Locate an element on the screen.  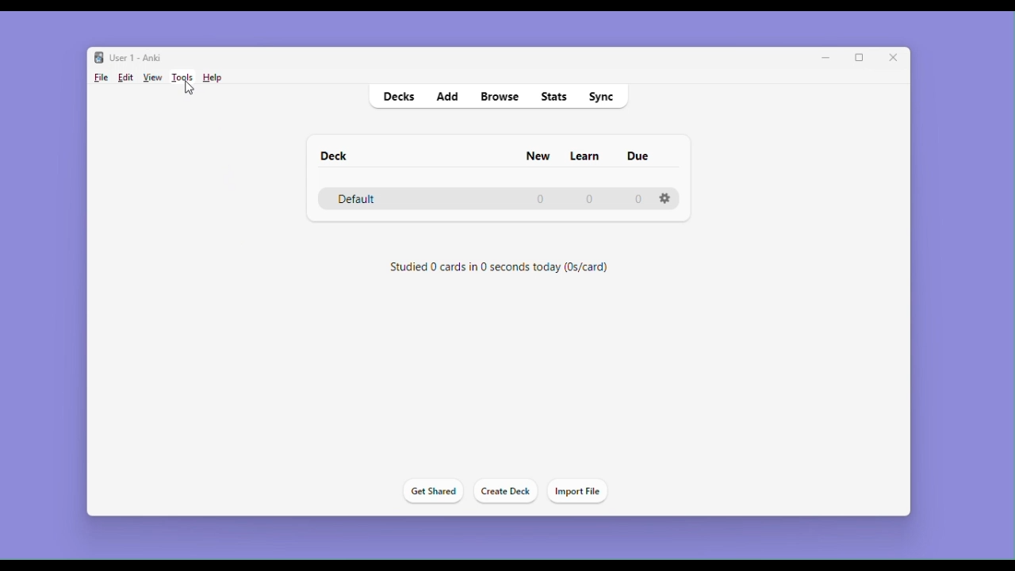
0 is located at coordinates (590, 198).